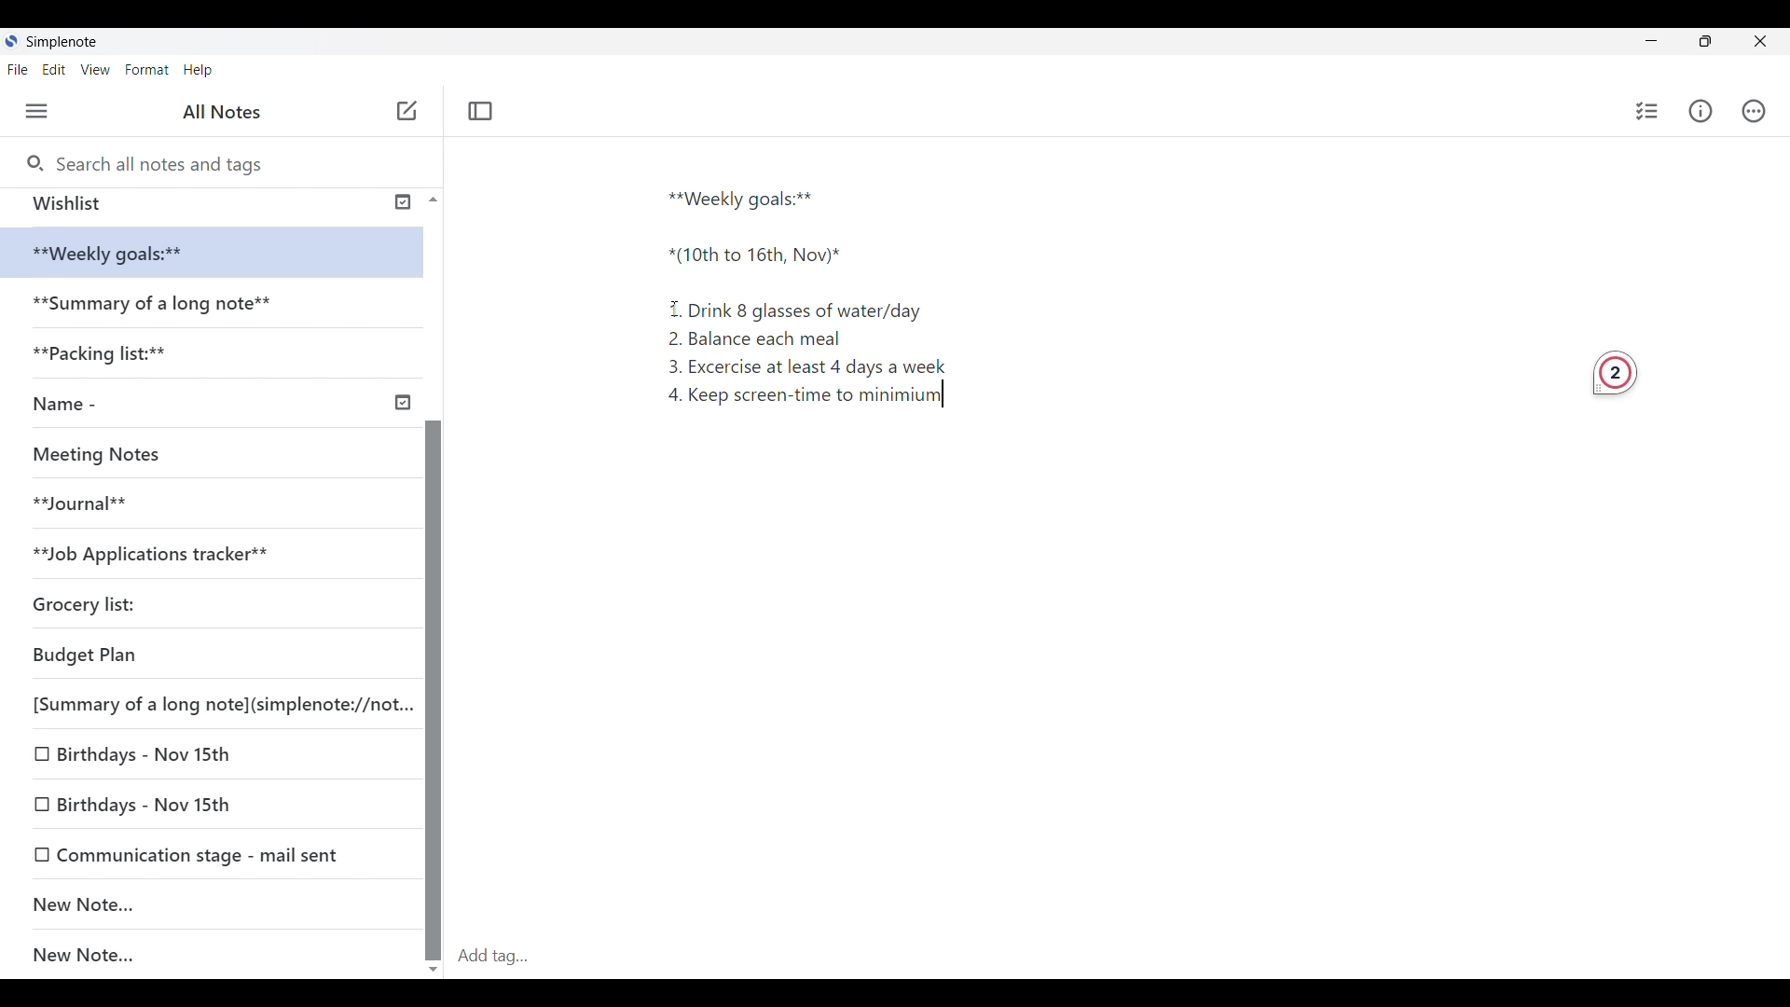 This screenshot has height=1007, width=1790. Describe the element at coordinates (1703, 112) in the screenshot. I see `Info` at that location.